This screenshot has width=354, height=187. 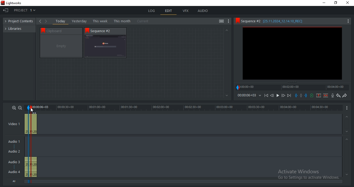 I want to click on undo, so click(x=338, y=96).